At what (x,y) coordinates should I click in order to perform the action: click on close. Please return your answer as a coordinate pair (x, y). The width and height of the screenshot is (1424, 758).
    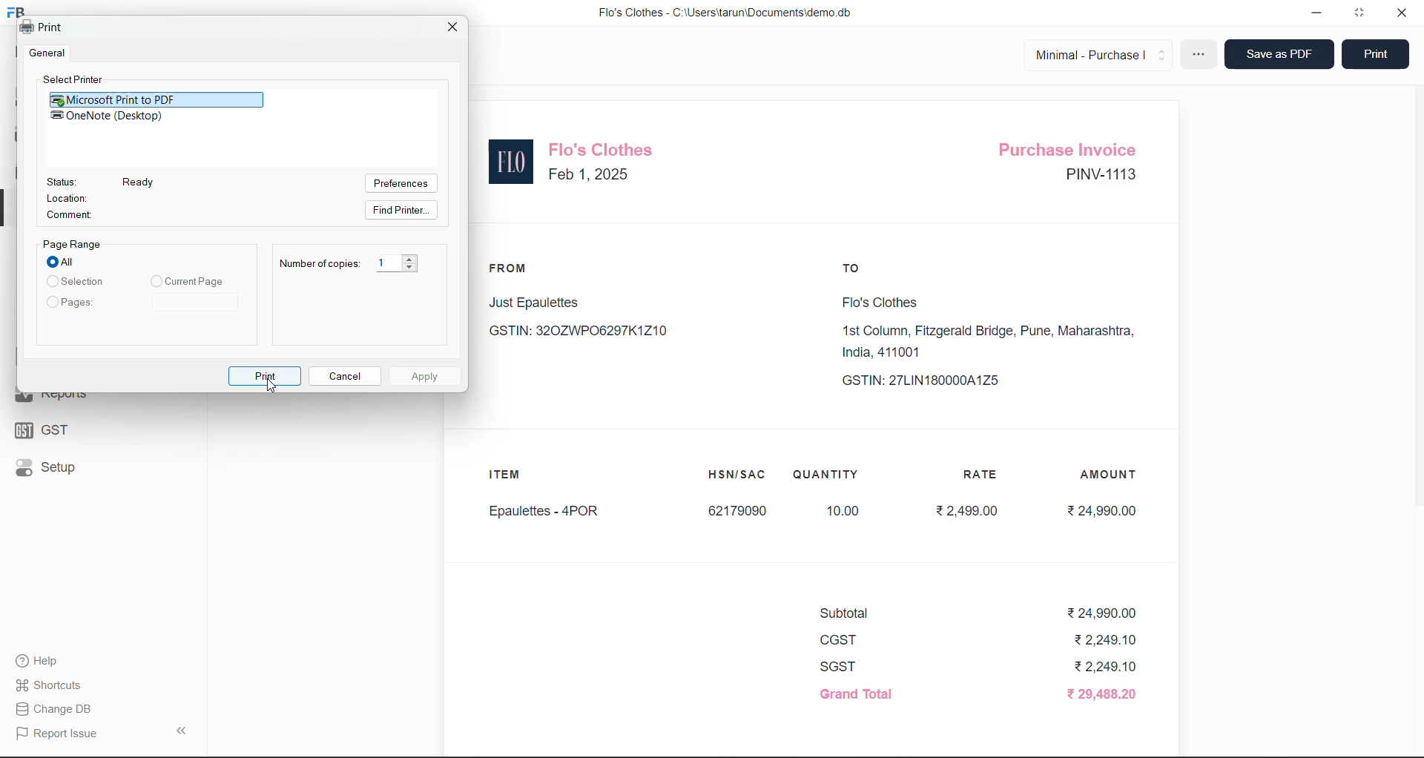
    Looking at the image, I should click on (1401, 16).